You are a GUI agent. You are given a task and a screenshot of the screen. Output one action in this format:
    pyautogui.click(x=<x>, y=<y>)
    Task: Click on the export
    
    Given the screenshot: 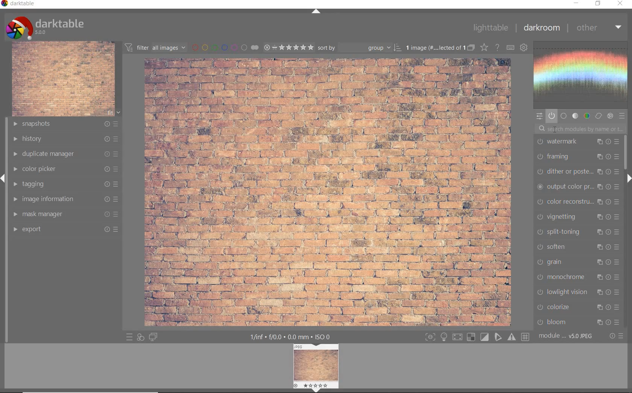 What is the action you would take?
    pyautogui.click(x=65, y=230)
    